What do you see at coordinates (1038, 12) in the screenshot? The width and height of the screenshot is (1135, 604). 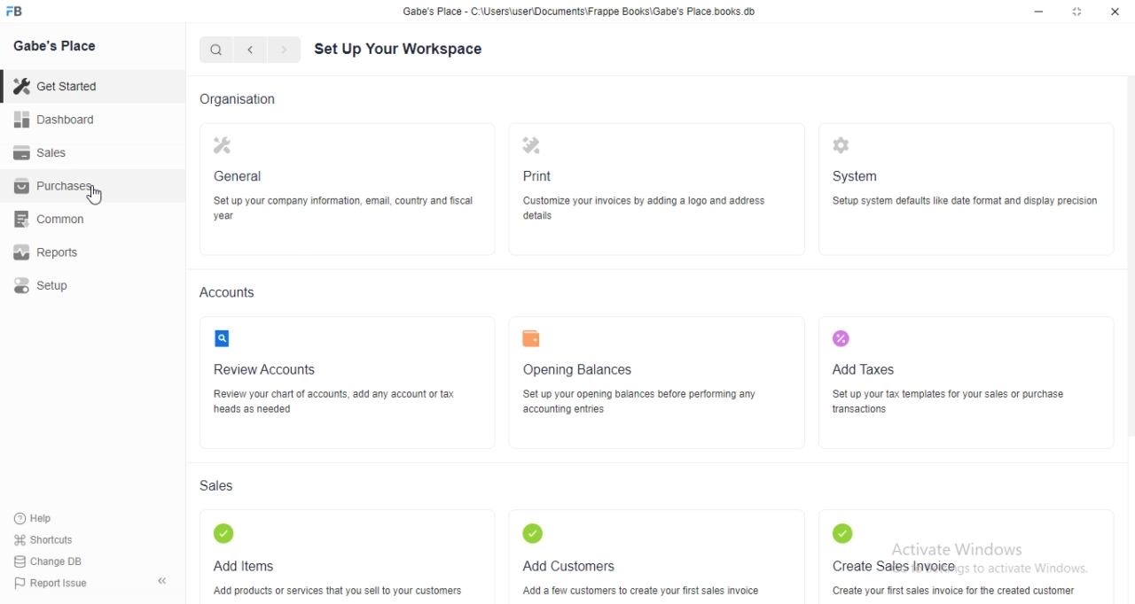 I see `Minimize` at bounding box center [1038, 12].